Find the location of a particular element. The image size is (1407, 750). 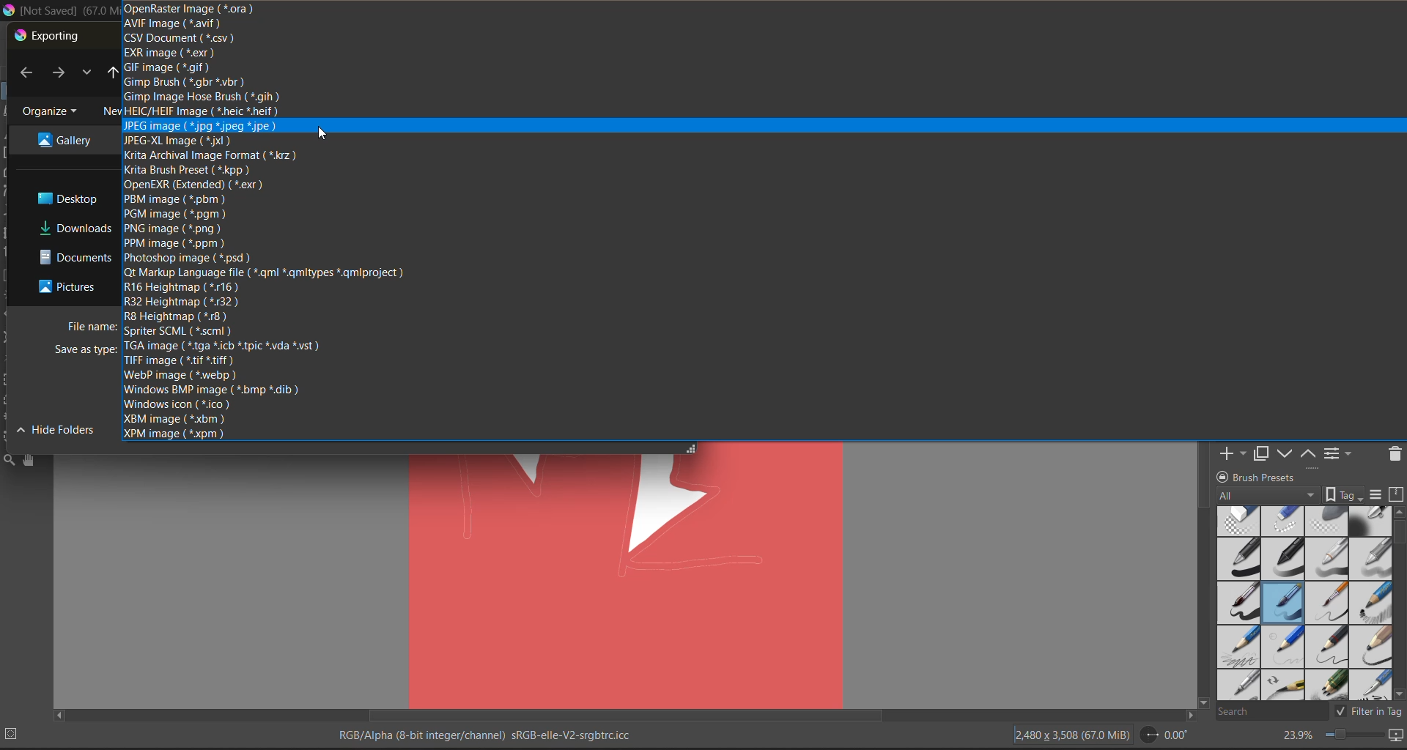

heic/heif image is located at coordinates (218, 111).